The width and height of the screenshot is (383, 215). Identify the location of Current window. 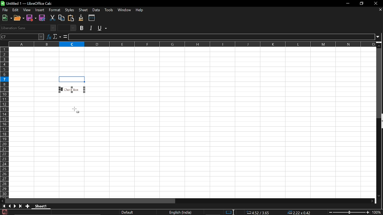
(28, 3).